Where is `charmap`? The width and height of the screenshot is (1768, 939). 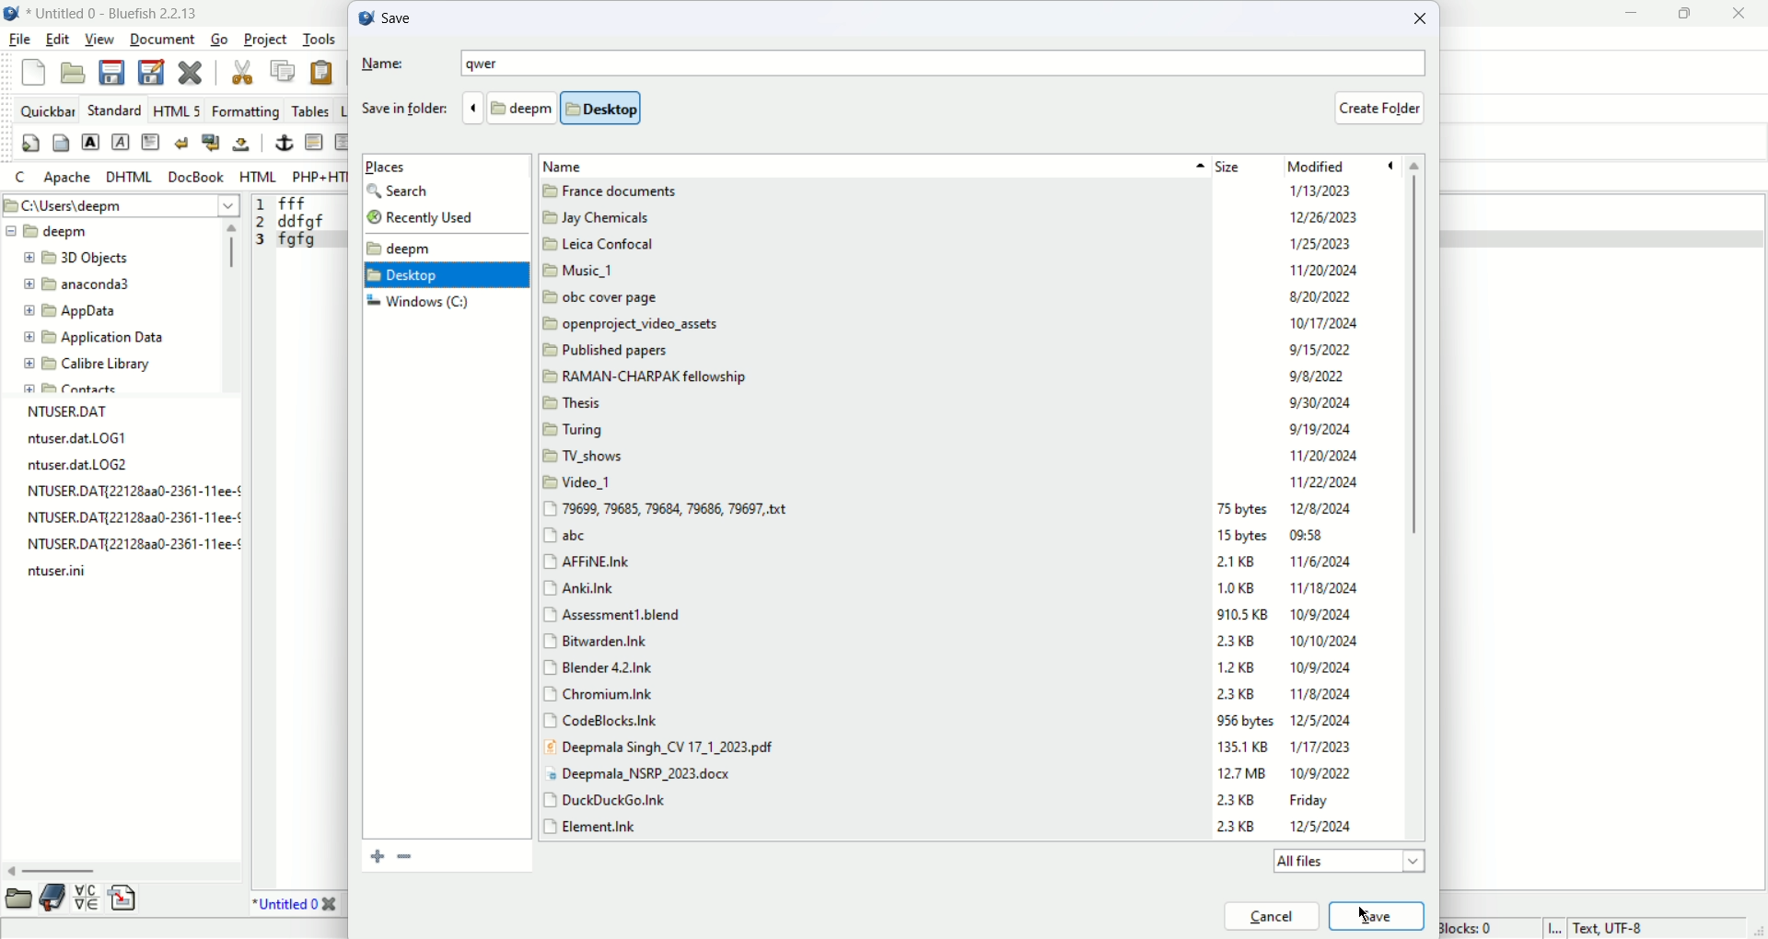 charmap is located at coordinates (87, 903).